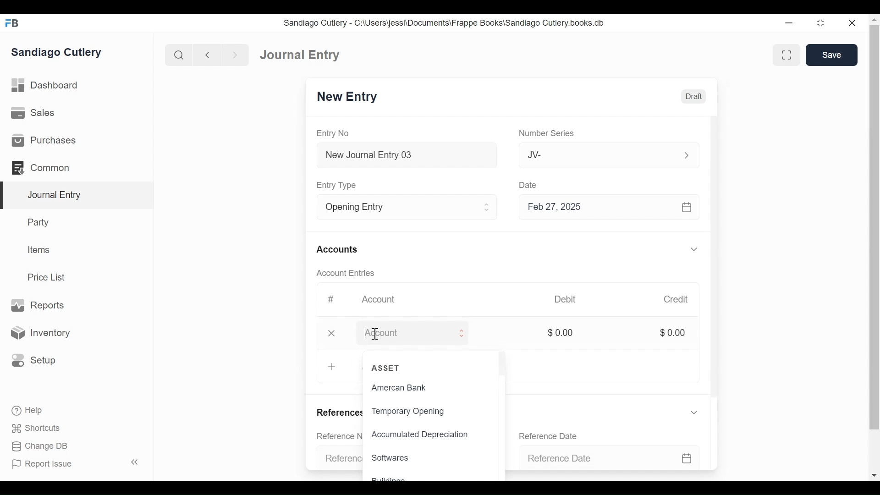  Describe the element at coordinates (411, 411) in the screenshot. I see `Temporary Opening` at that location.